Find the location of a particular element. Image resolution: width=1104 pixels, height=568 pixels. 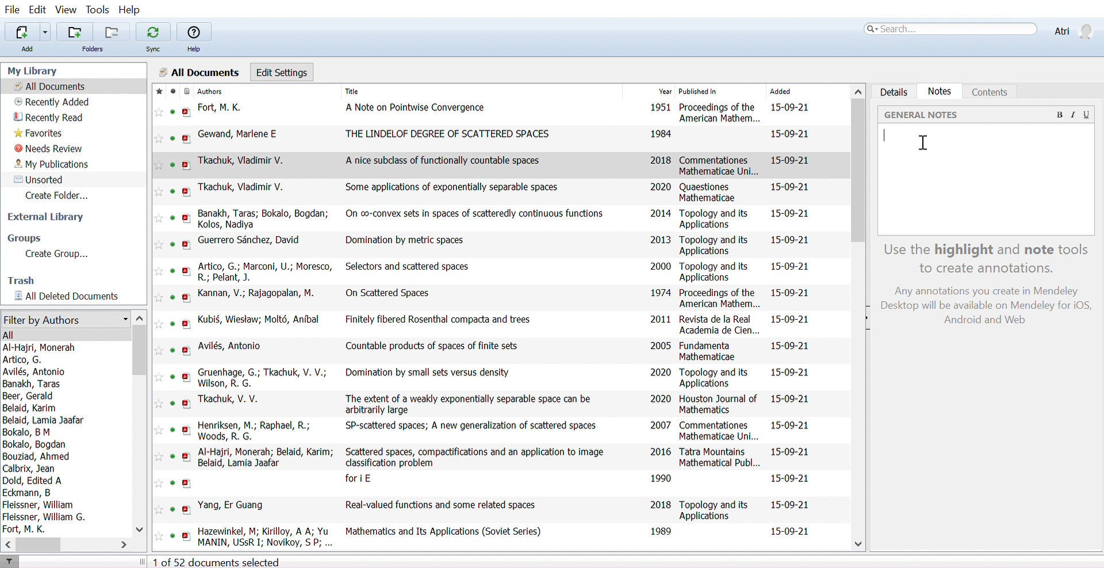

1984 is located at coordinates (661, 133).